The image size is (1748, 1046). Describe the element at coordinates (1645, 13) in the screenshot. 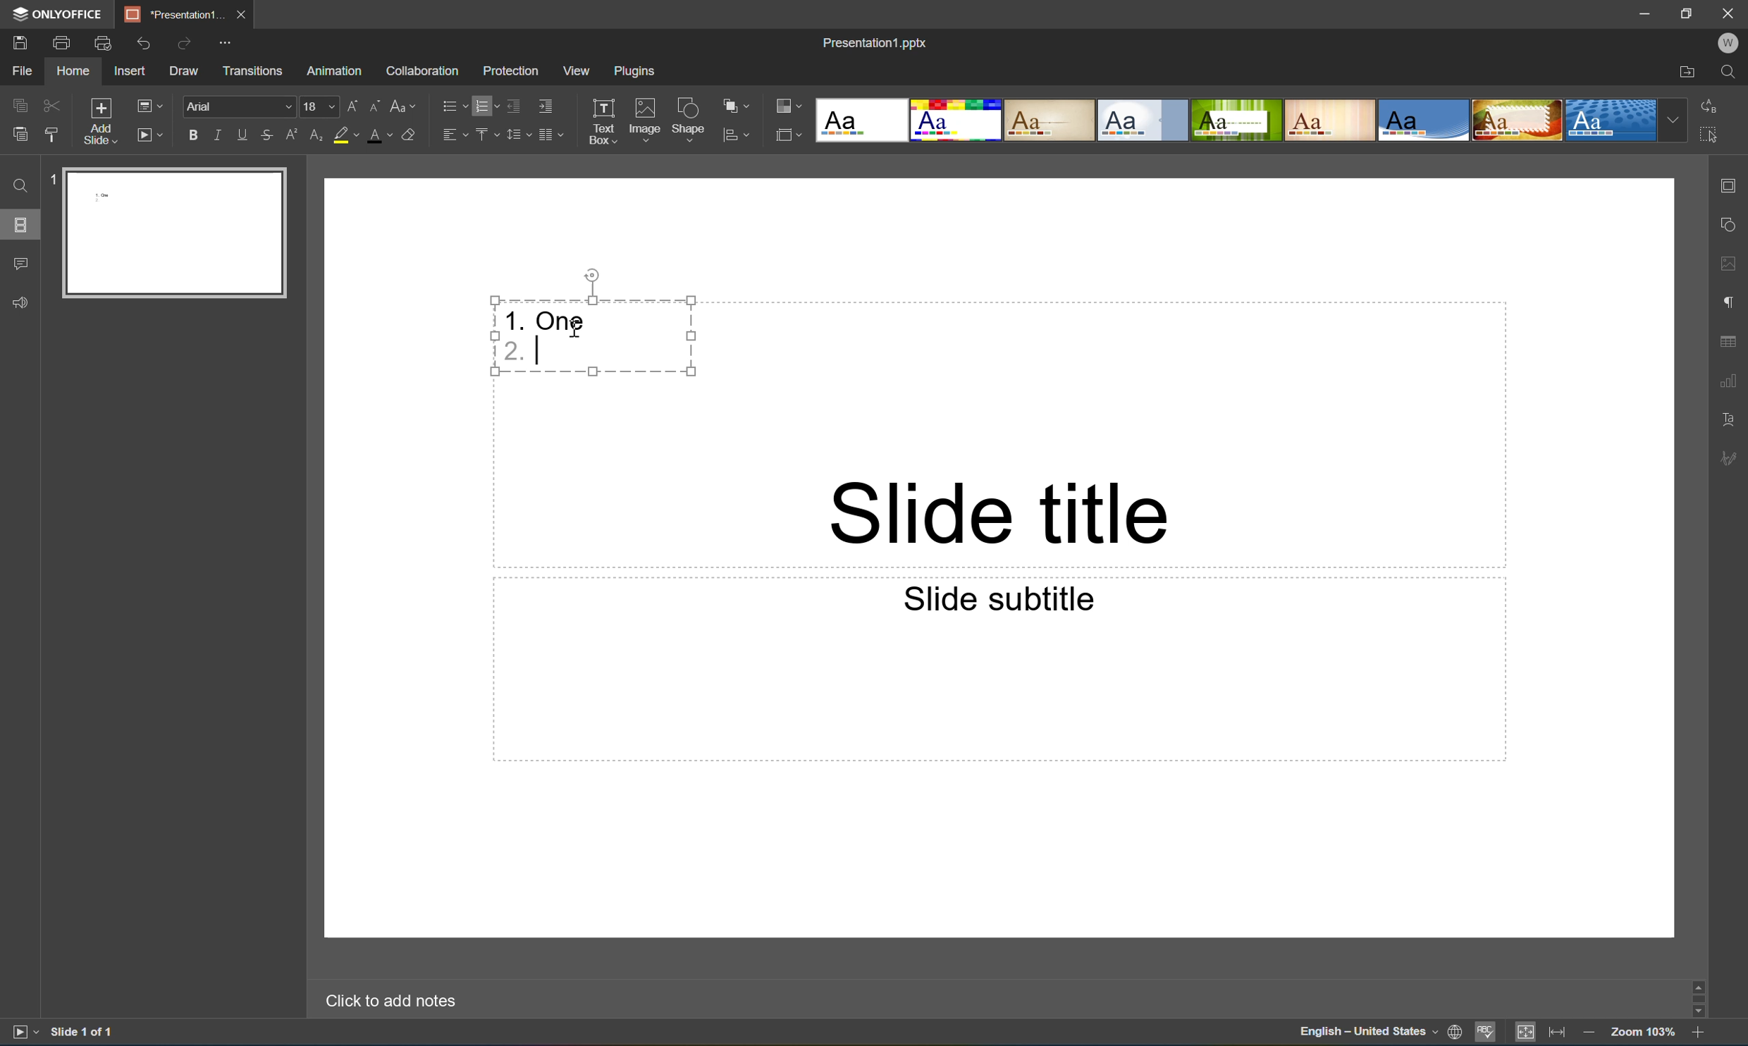

I see `Minimize` at that location.